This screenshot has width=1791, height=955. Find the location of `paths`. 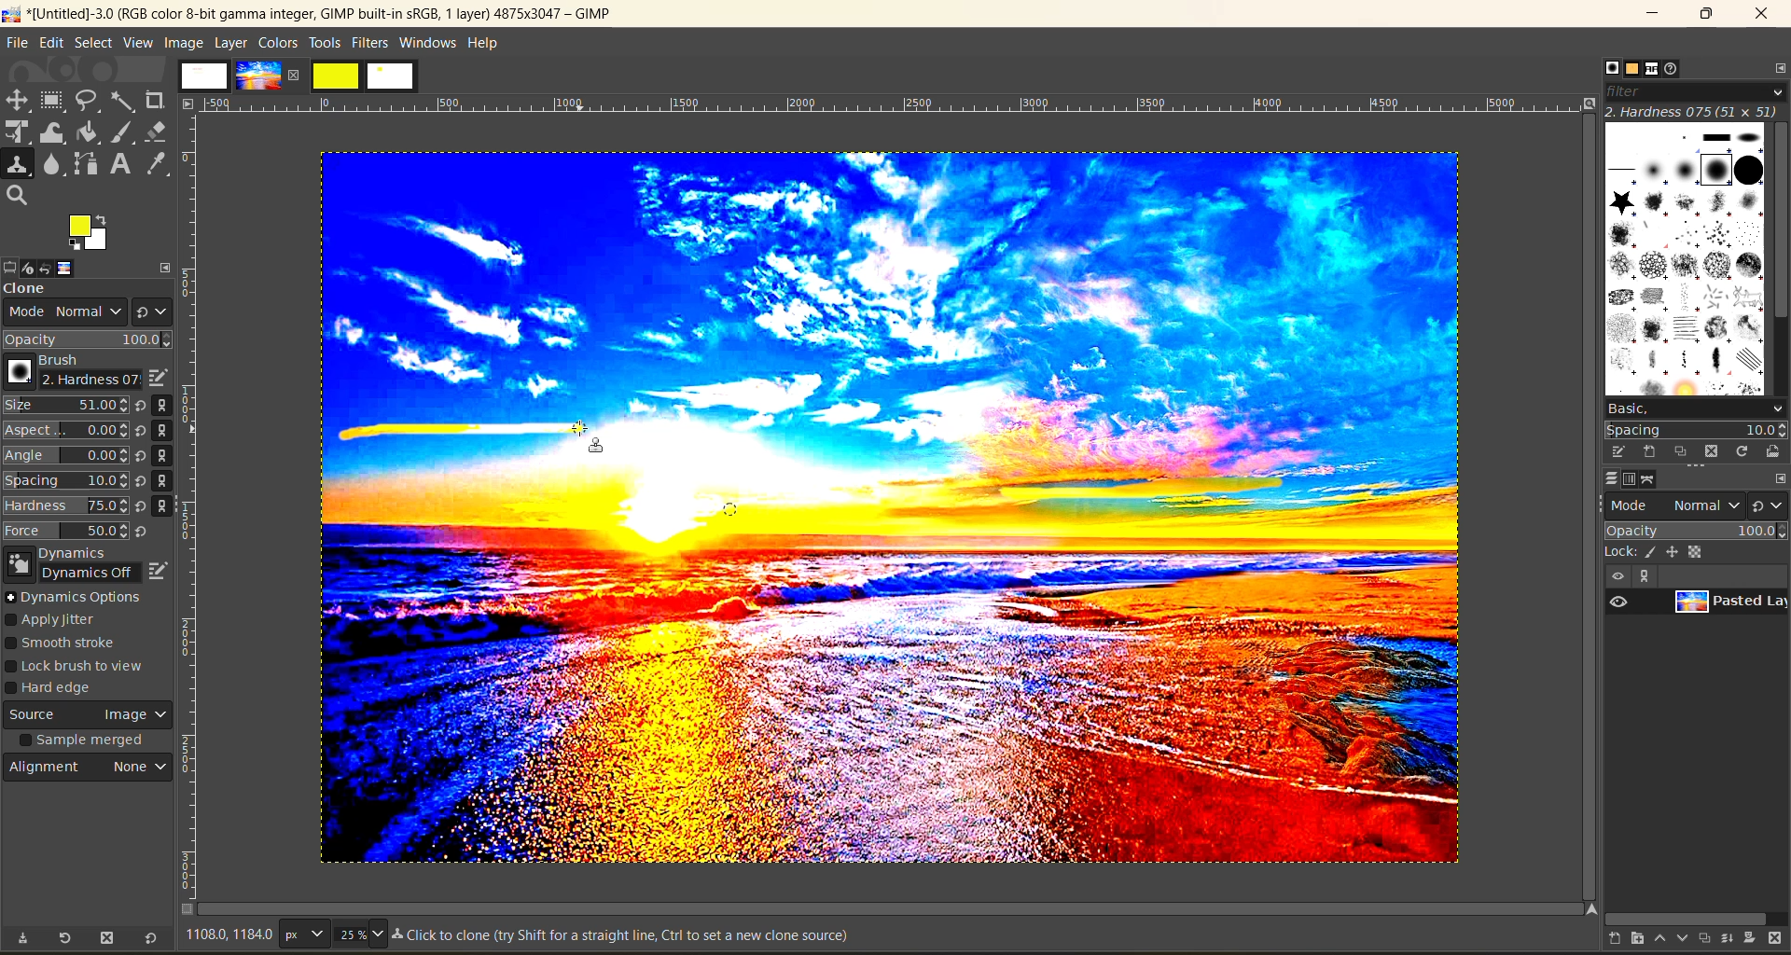

paths is located at coordinates (1657, 479).